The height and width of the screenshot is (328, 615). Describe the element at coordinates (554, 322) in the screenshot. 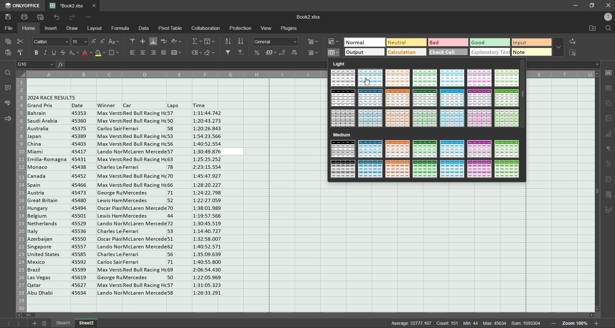

I see `zoom out` at that location.